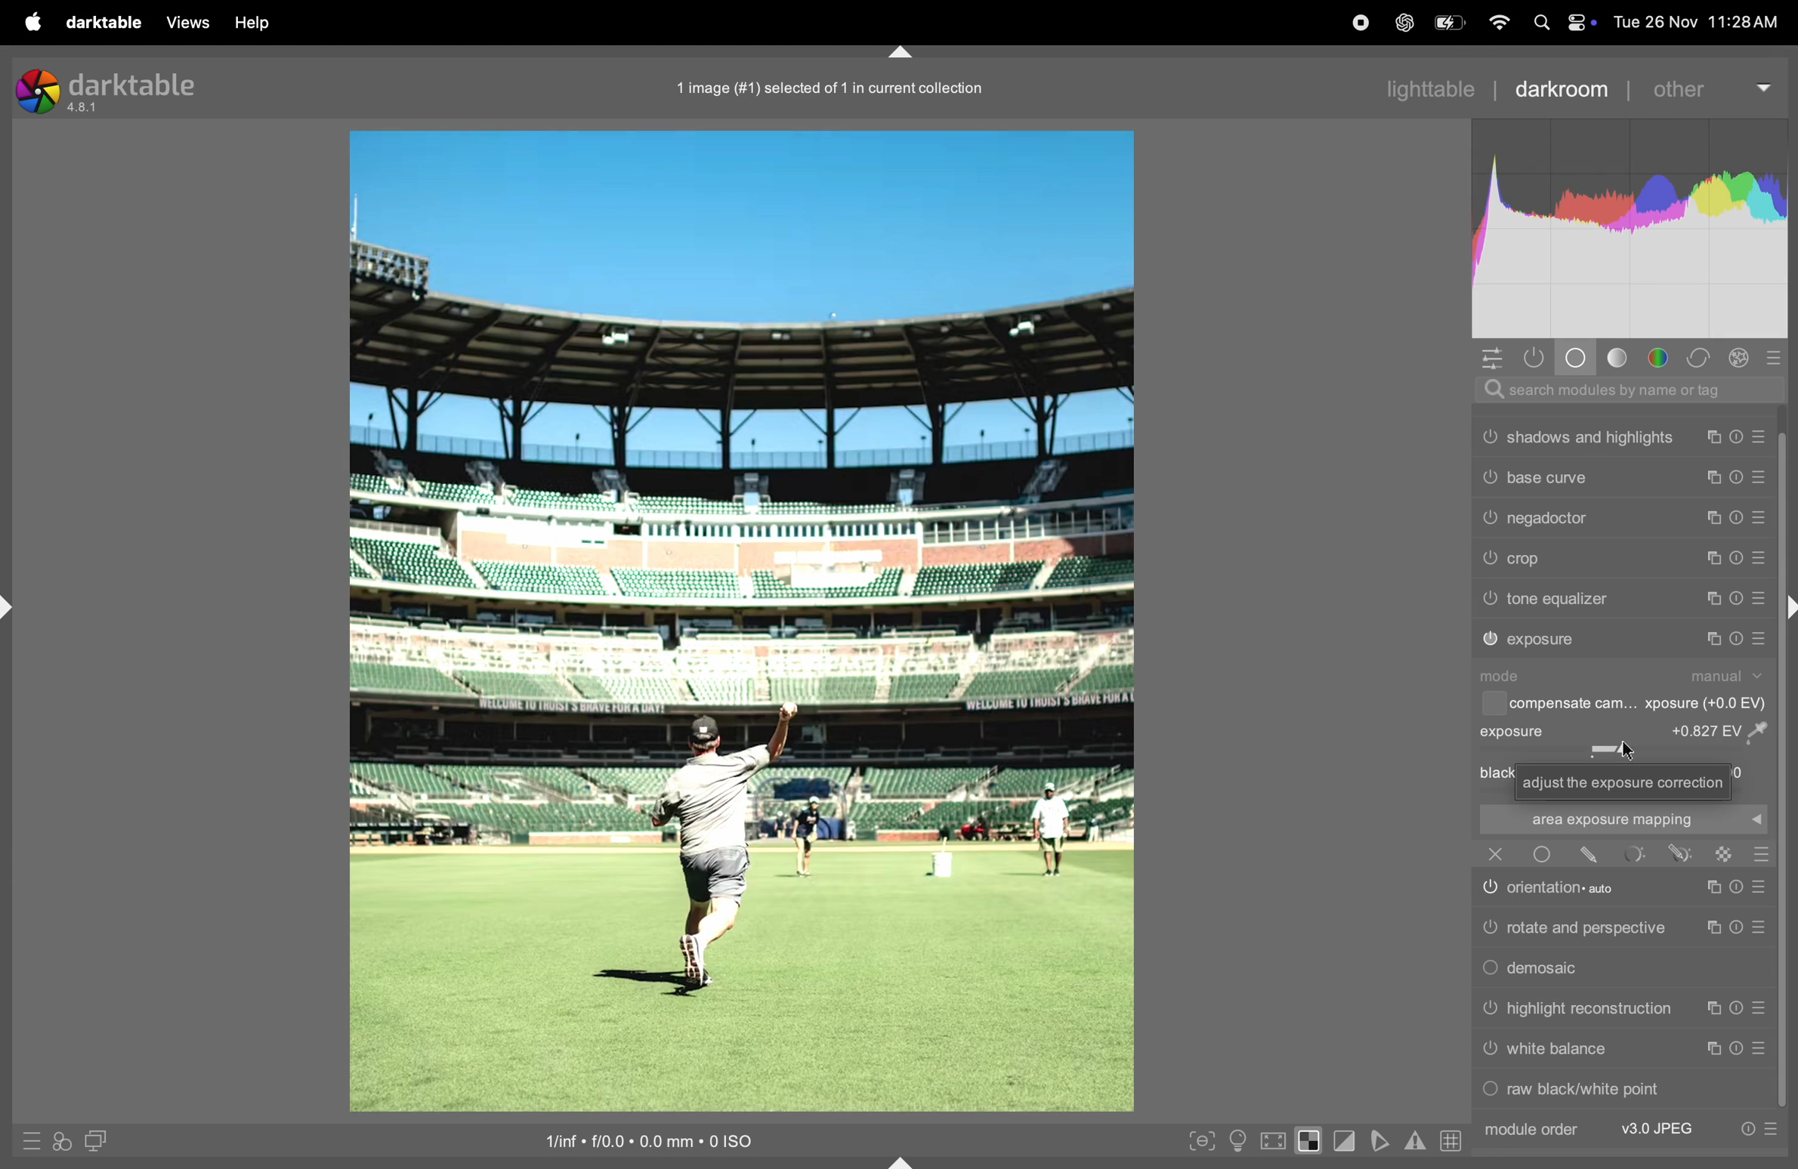 The image size is (1798, 1169). What do you see at coordinates (1489, 929) in the screenshot?
I see `Switch on or off` at bounding box center [1489, 929].